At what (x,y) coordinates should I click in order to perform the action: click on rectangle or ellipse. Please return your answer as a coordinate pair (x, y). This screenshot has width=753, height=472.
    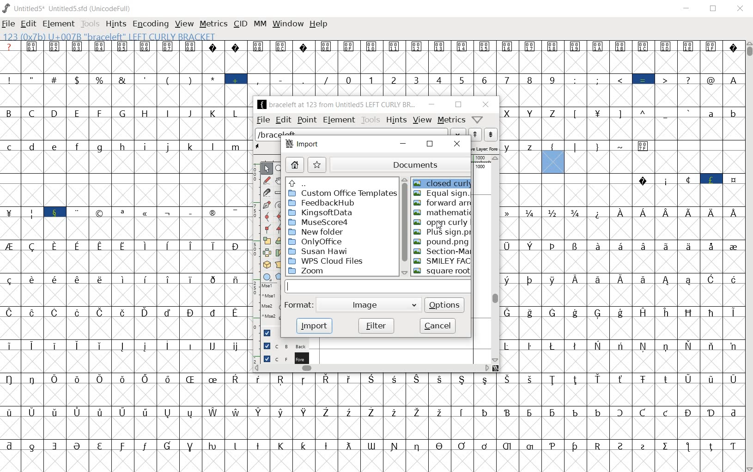
    Looking at the image, I should click on (266, 277).